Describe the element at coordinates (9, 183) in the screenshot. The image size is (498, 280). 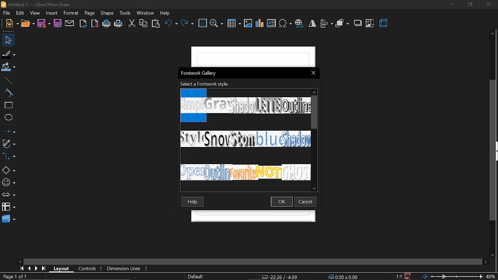
I see `symbol shapes` at that location.